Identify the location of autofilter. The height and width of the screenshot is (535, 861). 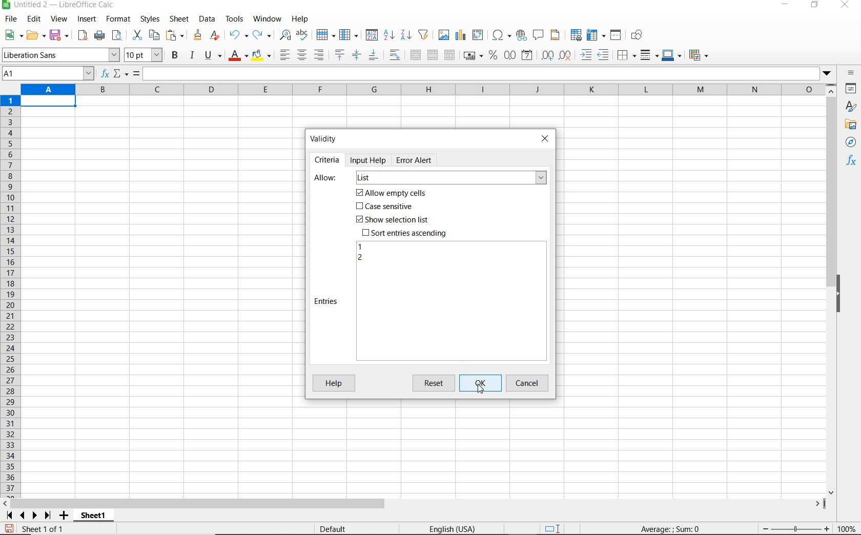
(423, 35).